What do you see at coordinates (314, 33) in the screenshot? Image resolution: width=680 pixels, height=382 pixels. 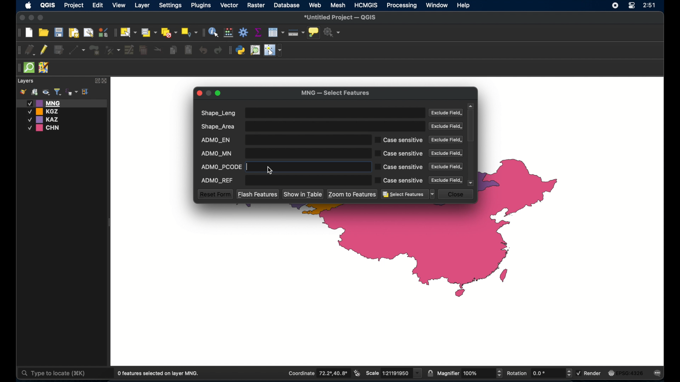 I see `show map tips` at bounding box center [314, 33].